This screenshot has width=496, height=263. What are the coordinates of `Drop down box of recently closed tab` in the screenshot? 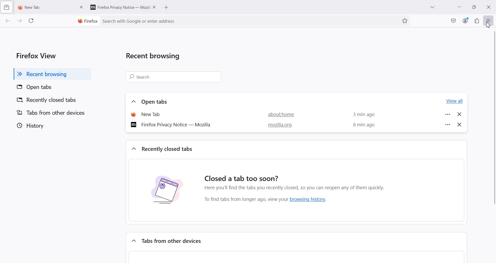 It's located at (133, 149).